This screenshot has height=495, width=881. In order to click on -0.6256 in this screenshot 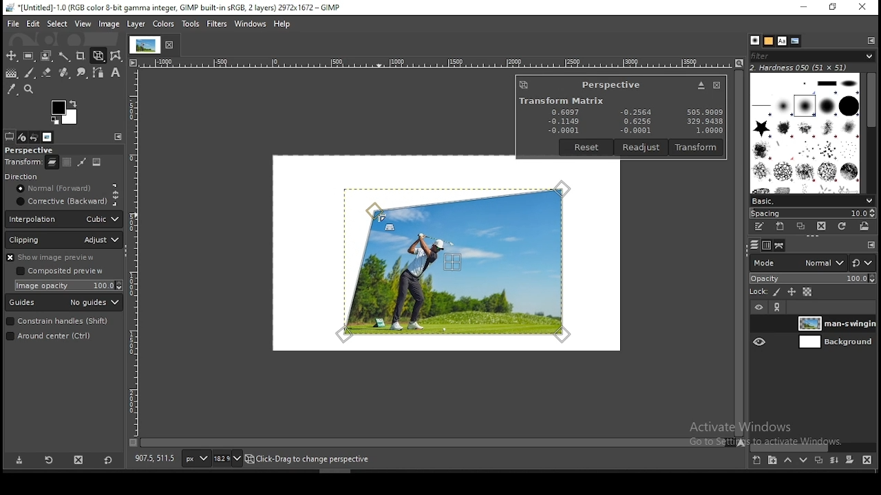, I will do `click(635, 122)`.